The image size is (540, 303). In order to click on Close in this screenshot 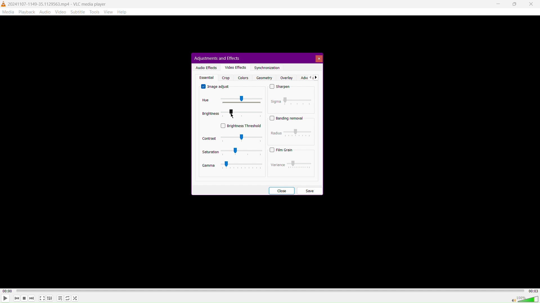, I will do `click(281, 190)`.